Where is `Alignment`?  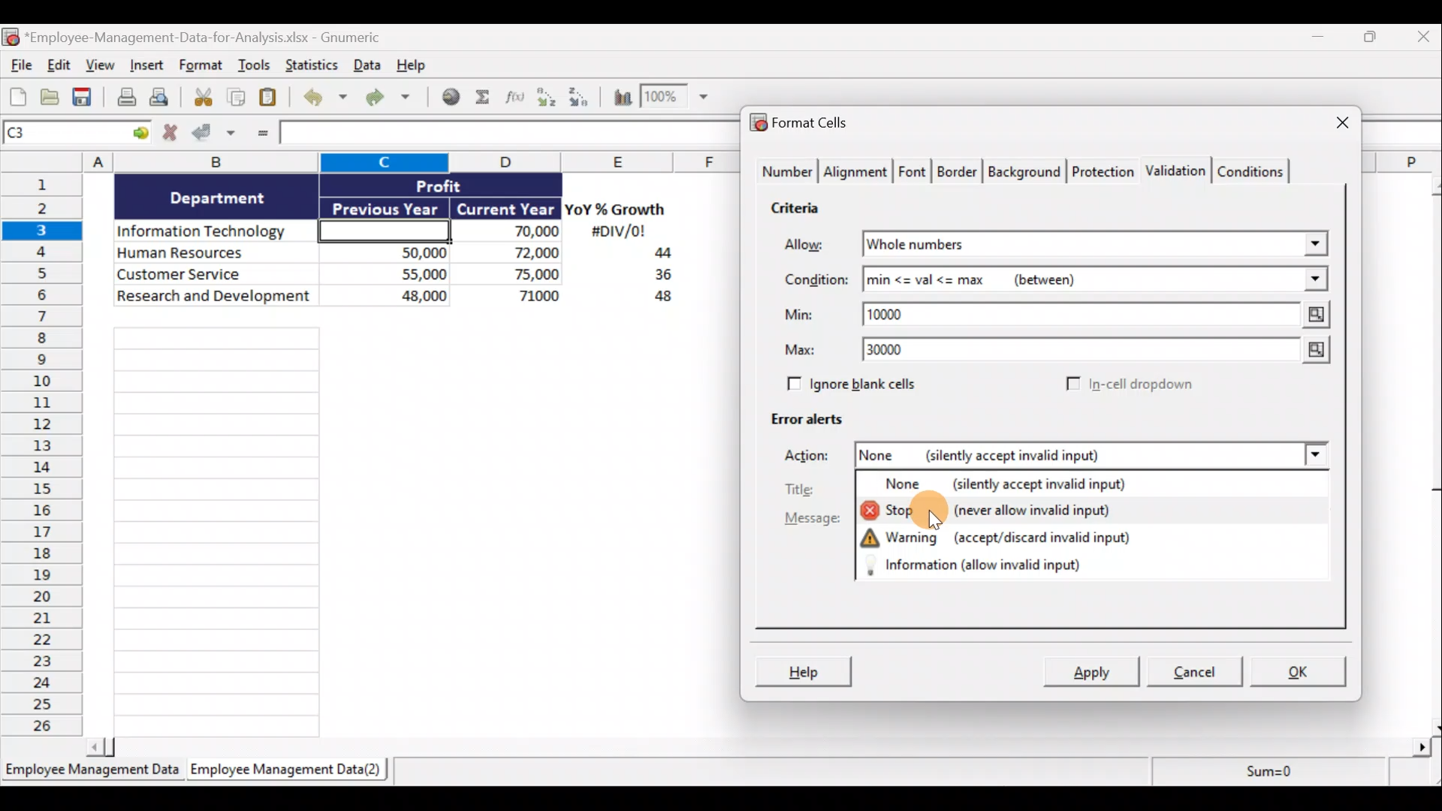 Alignment is located at coordinates (857, 172).